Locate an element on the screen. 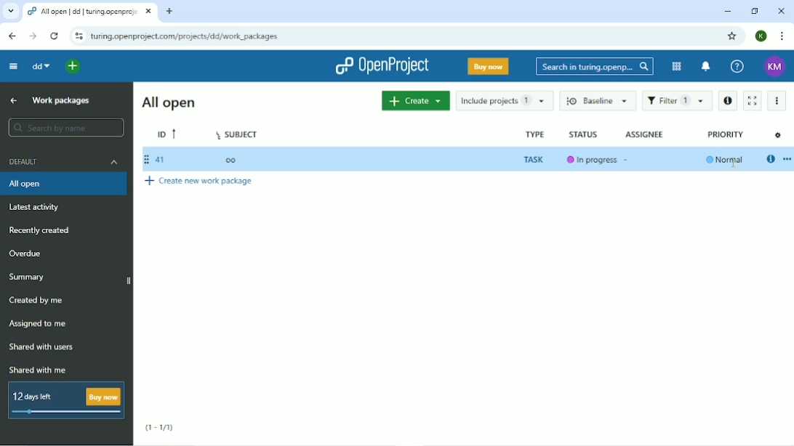 This screenshot has height=446, width=794. Work packages is located at coordinates (63, 100).